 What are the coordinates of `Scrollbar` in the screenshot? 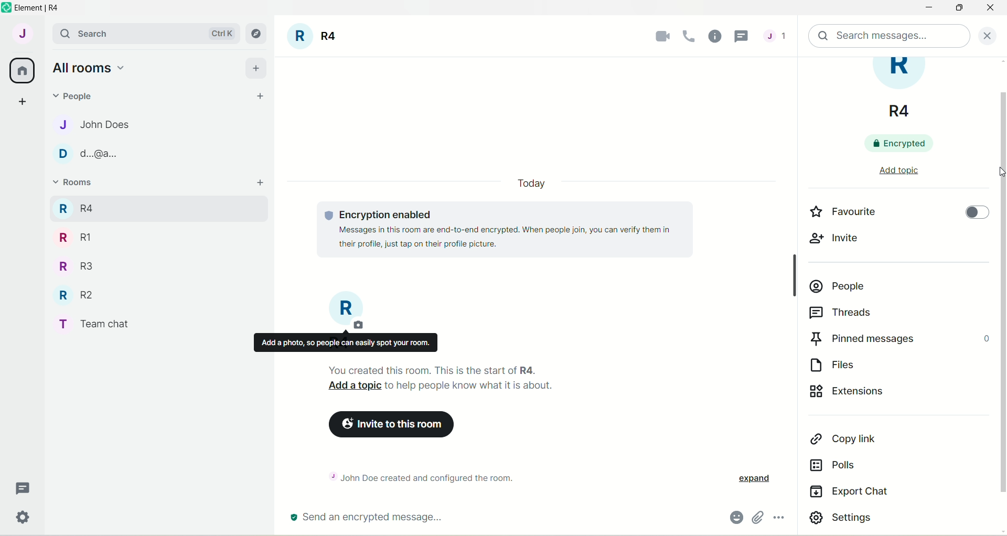 It's located at (792, 273).